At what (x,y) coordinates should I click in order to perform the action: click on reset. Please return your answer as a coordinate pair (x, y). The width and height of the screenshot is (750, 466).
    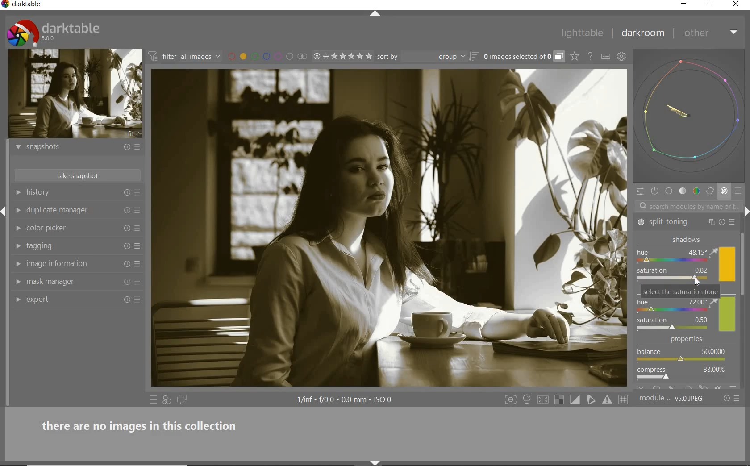
    Looking at the image, I should click on (127, 193).